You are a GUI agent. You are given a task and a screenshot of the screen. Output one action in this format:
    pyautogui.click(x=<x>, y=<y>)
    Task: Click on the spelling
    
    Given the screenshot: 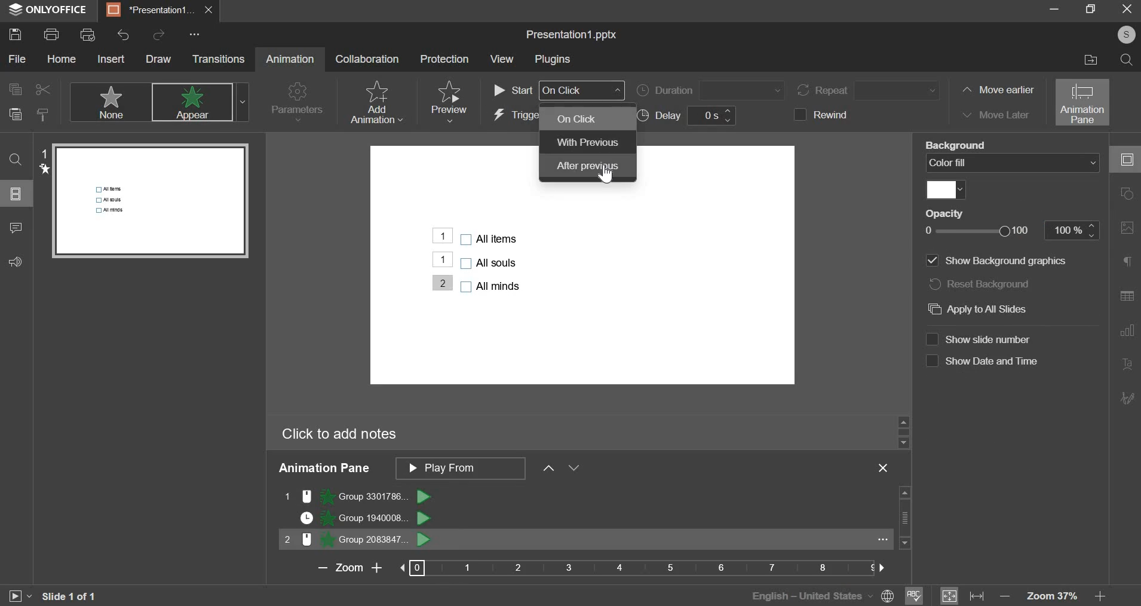 What is the action you would take?
    pyautogui.click(x=915, y=594)
    